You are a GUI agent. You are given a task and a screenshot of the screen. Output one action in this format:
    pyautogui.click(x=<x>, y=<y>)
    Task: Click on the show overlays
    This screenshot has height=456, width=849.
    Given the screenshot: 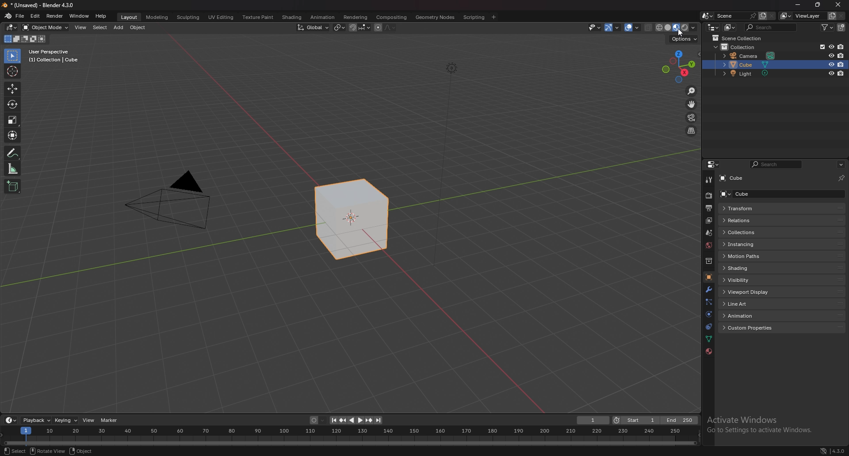 What is the action you would take?
    pyautogui.click(x=632, y=27)
    